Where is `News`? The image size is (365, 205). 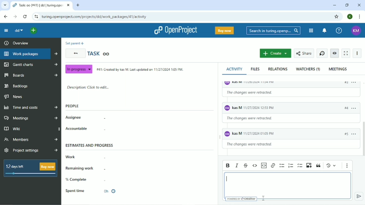 News is located at coordinates (13, 97).